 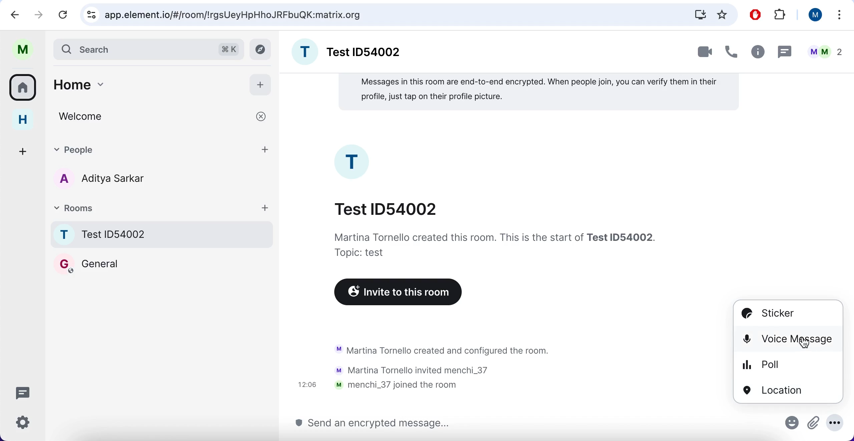 What do you see at coordinates (387, 207) in the screenshot?
I see `chat title` at bounding box center [387, 207].